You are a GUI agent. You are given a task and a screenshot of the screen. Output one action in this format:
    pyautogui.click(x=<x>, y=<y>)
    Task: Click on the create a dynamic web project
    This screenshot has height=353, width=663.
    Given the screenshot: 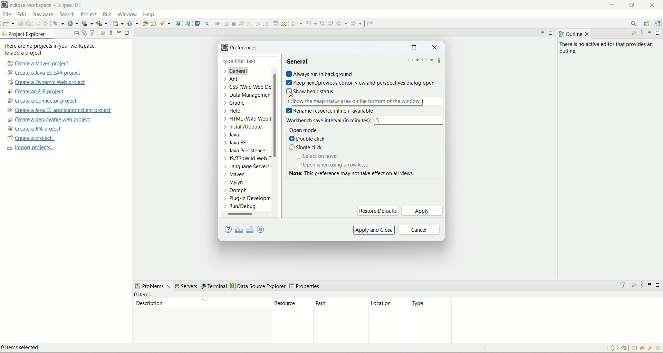 What is the action you would take?
    pyautogui.click(x=118, y=23)
    